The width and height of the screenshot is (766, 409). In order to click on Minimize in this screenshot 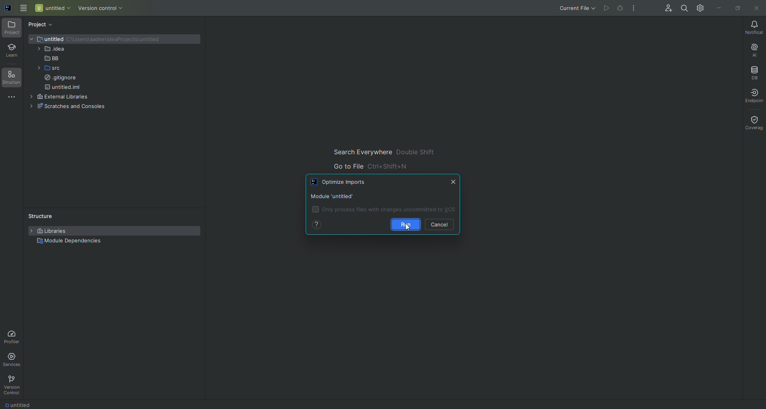, I will do `click(718, 7)`.